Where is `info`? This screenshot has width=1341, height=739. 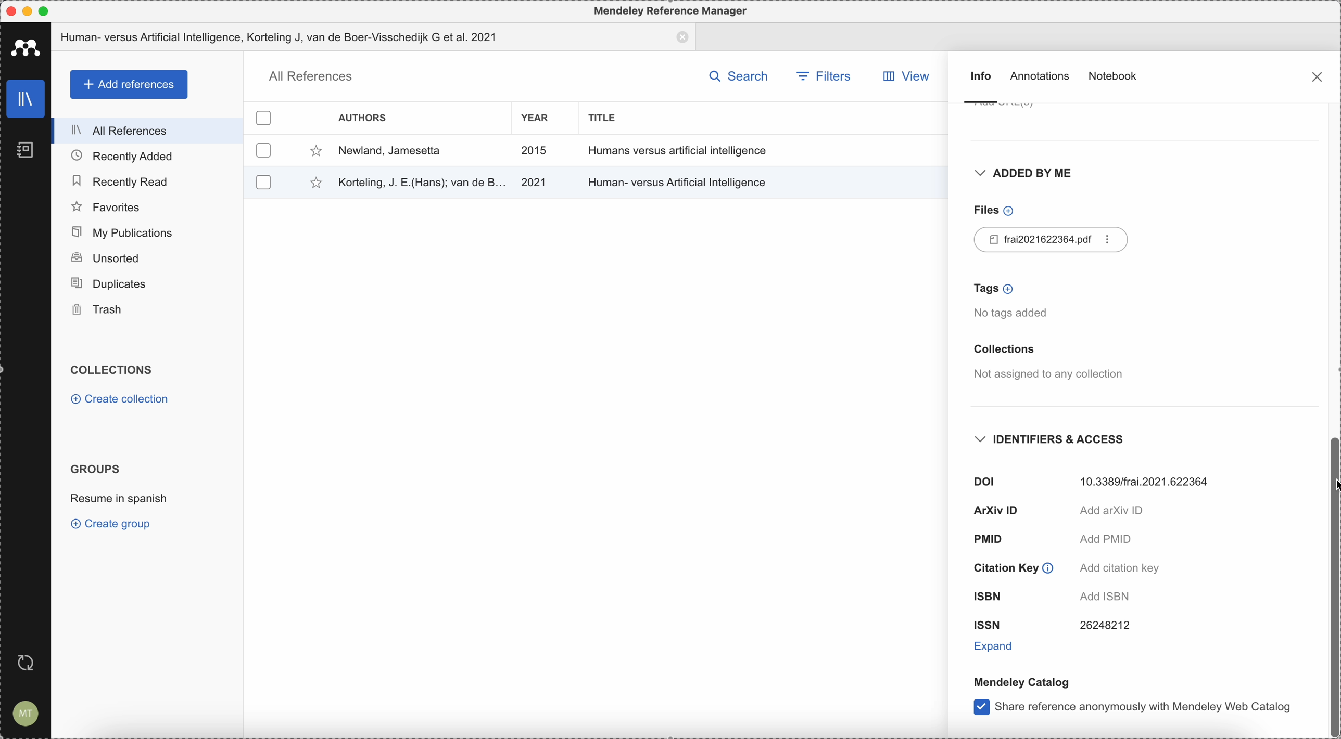 info is located at coordinates (980, 87).